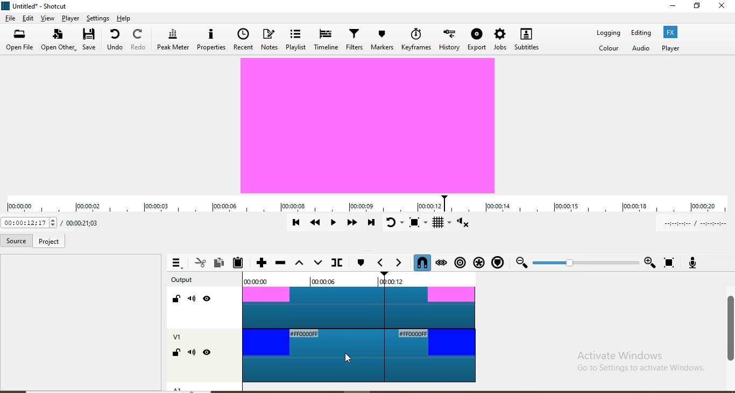 The height and width of the screenshot is (393, 735). I want to click on Recent, so click(243, 40).